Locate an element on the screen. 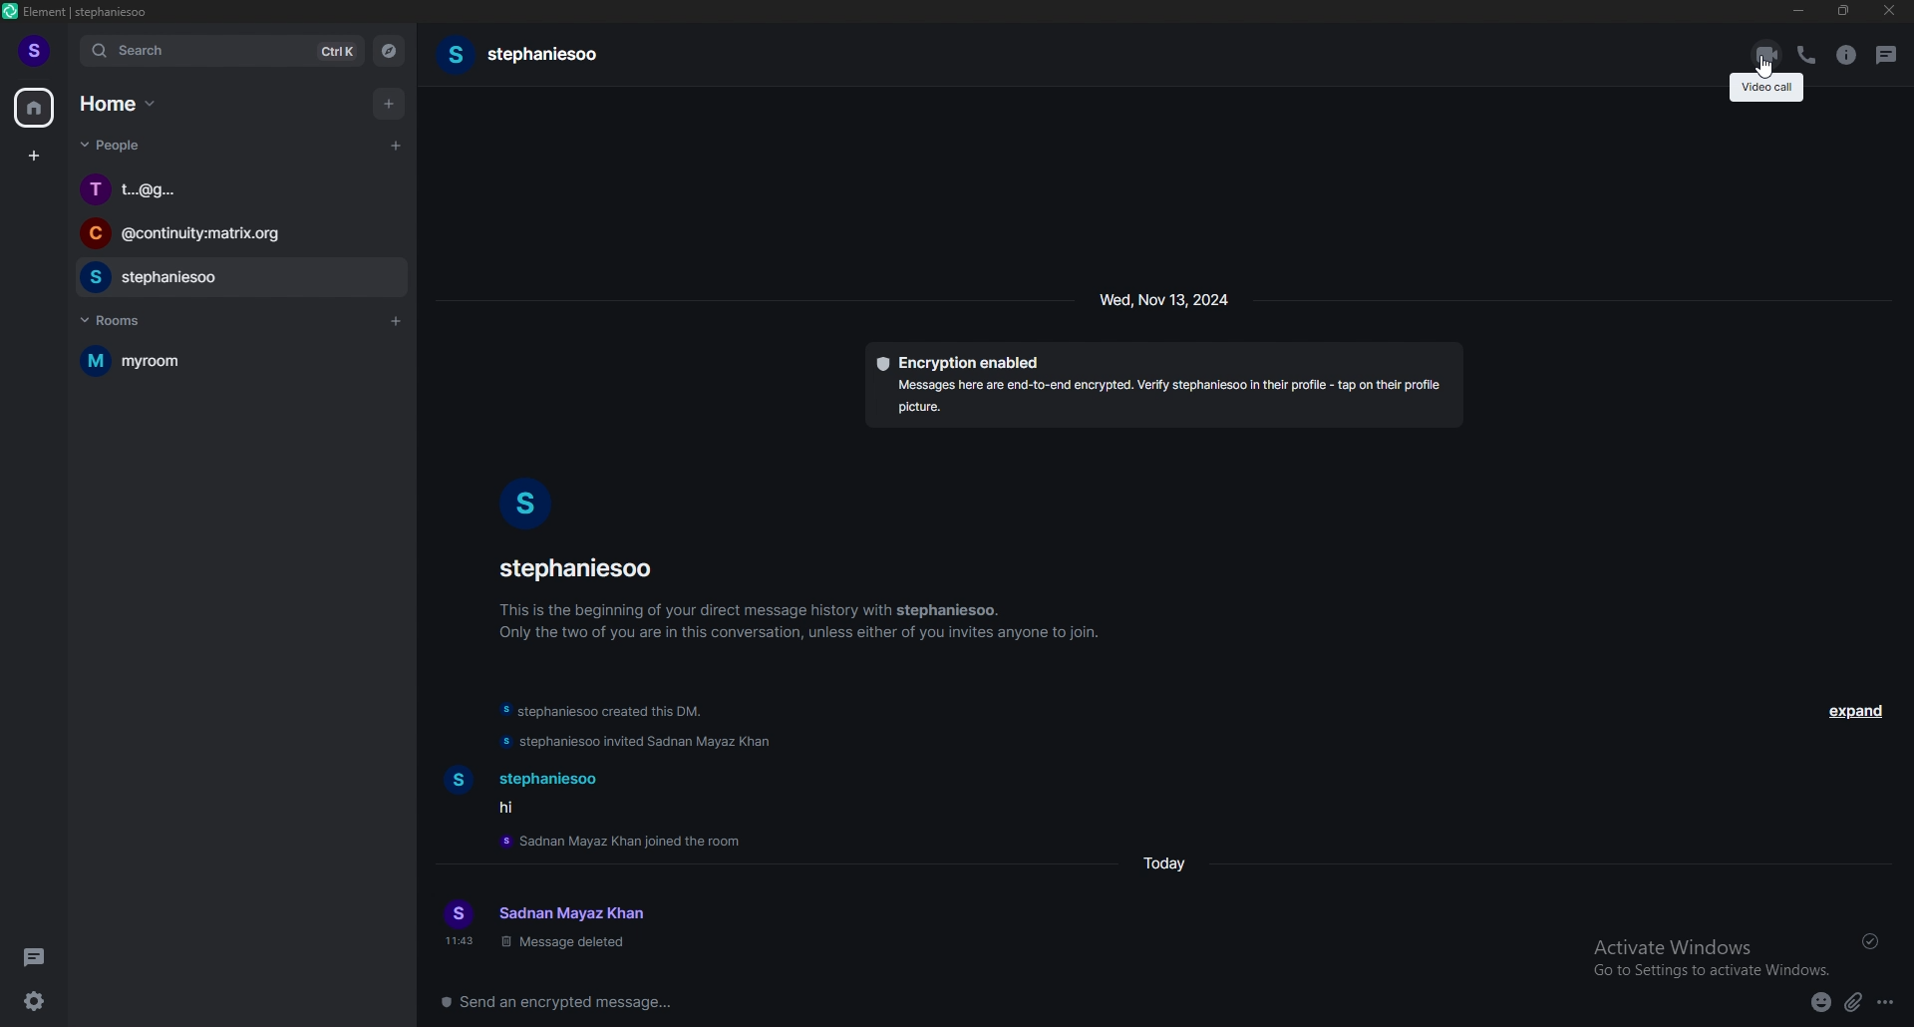 This screenshot has width=1914, height=1027. search bar is located at coordinates (221, 52).